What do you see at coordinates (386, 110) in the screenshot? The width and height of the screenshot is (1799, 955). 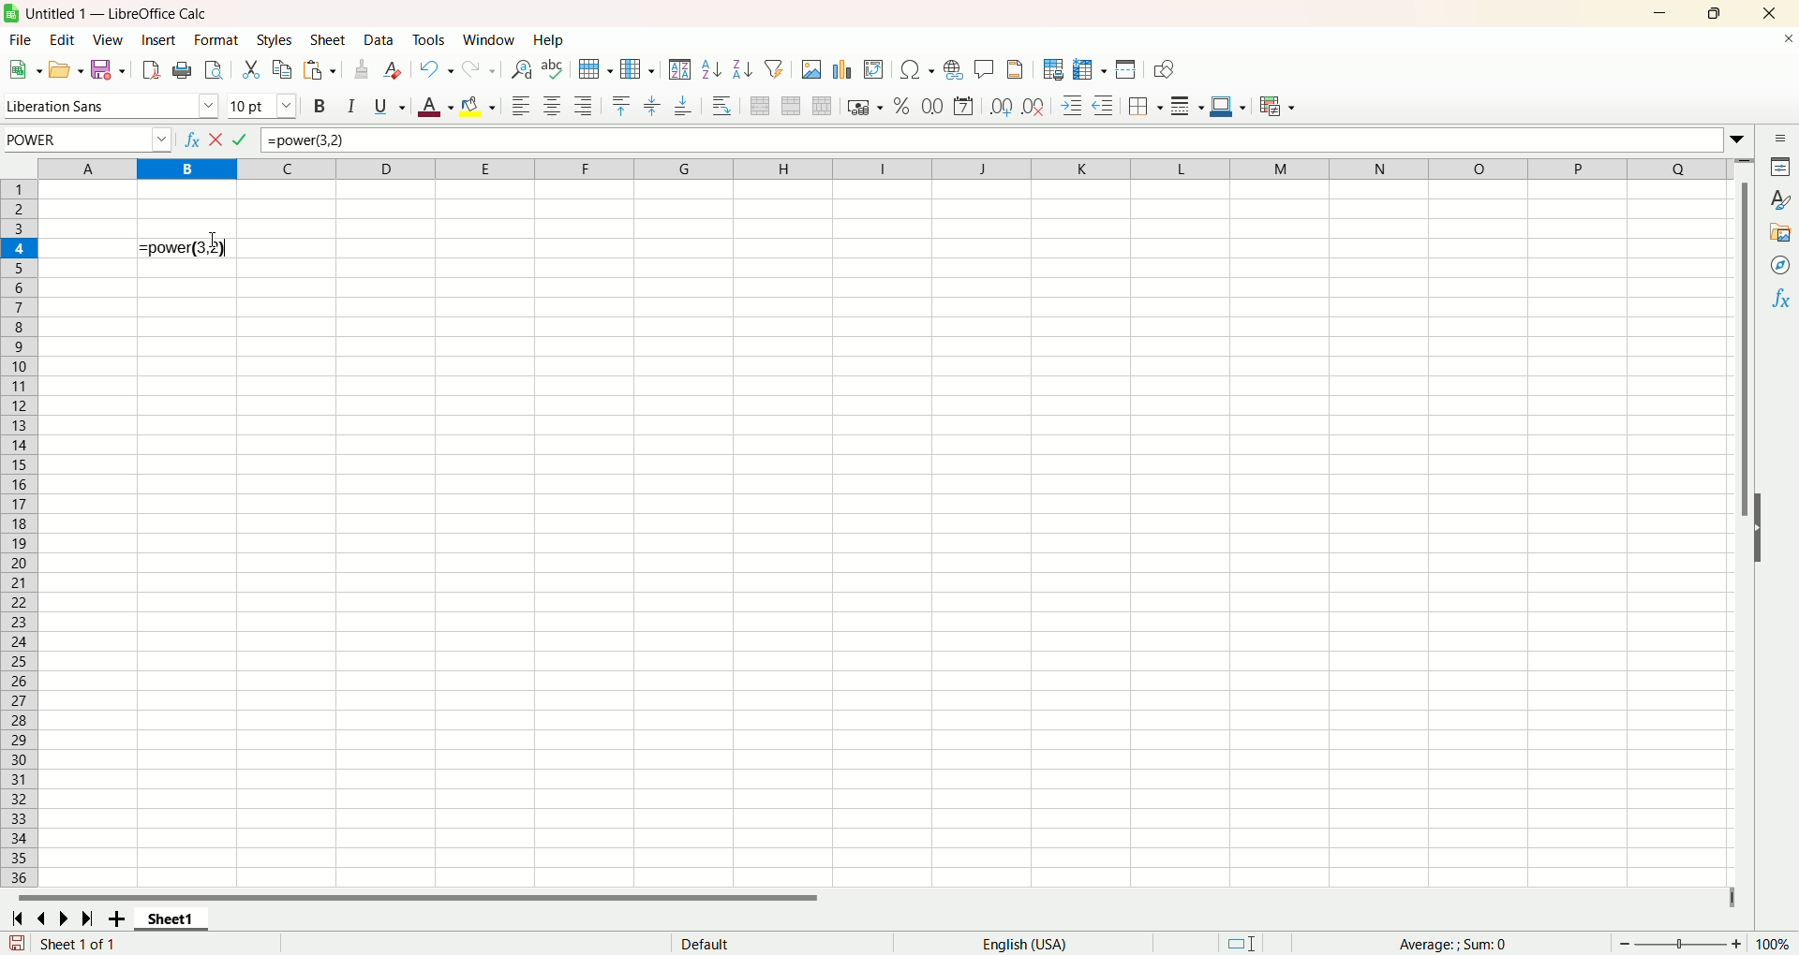 I see `underline` at bounding box center [386, 110].